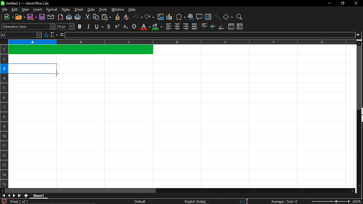 The width and height of the screenshot is (363, 204). I want to click on cut, so click(88, 17).